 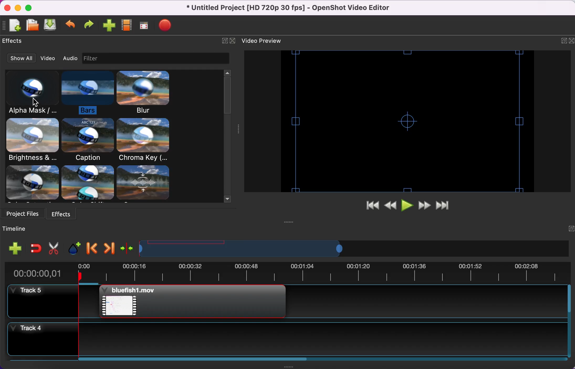 What do you see at coordinates (425, 205) in the screenshot?
I see `fast forward` at bounding box center [425, 205].